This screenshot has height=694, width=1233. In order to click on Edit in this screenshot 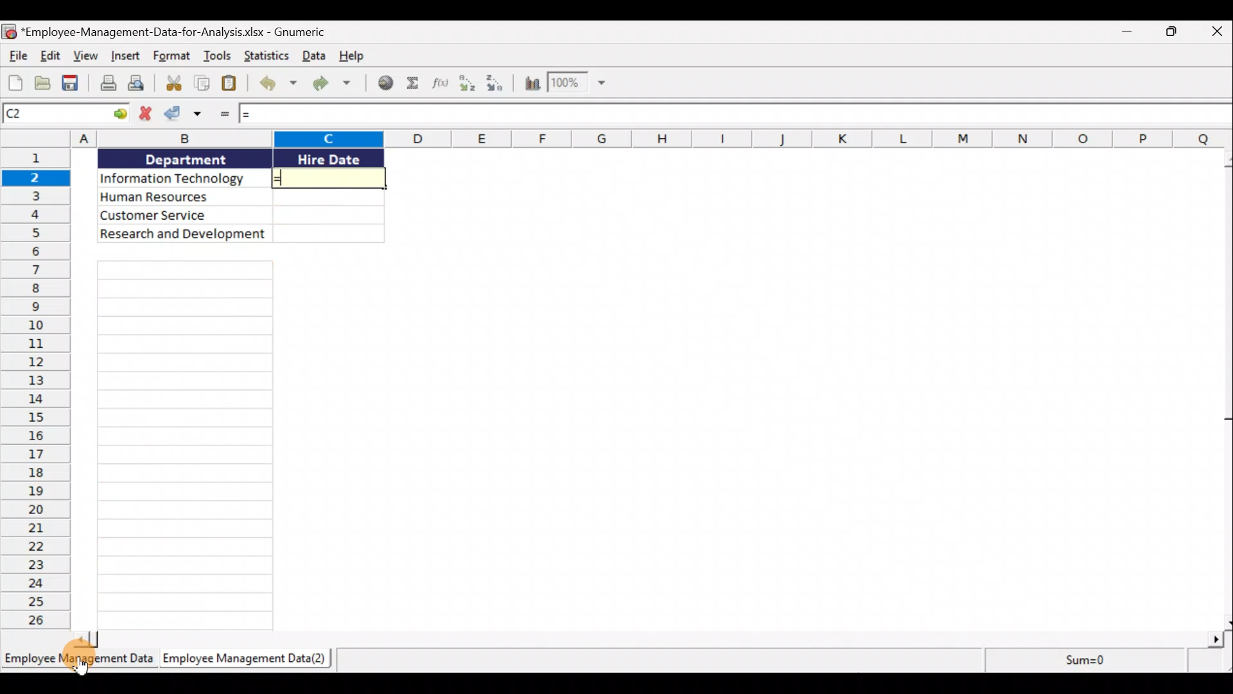, I will do `click(49, 55)`.